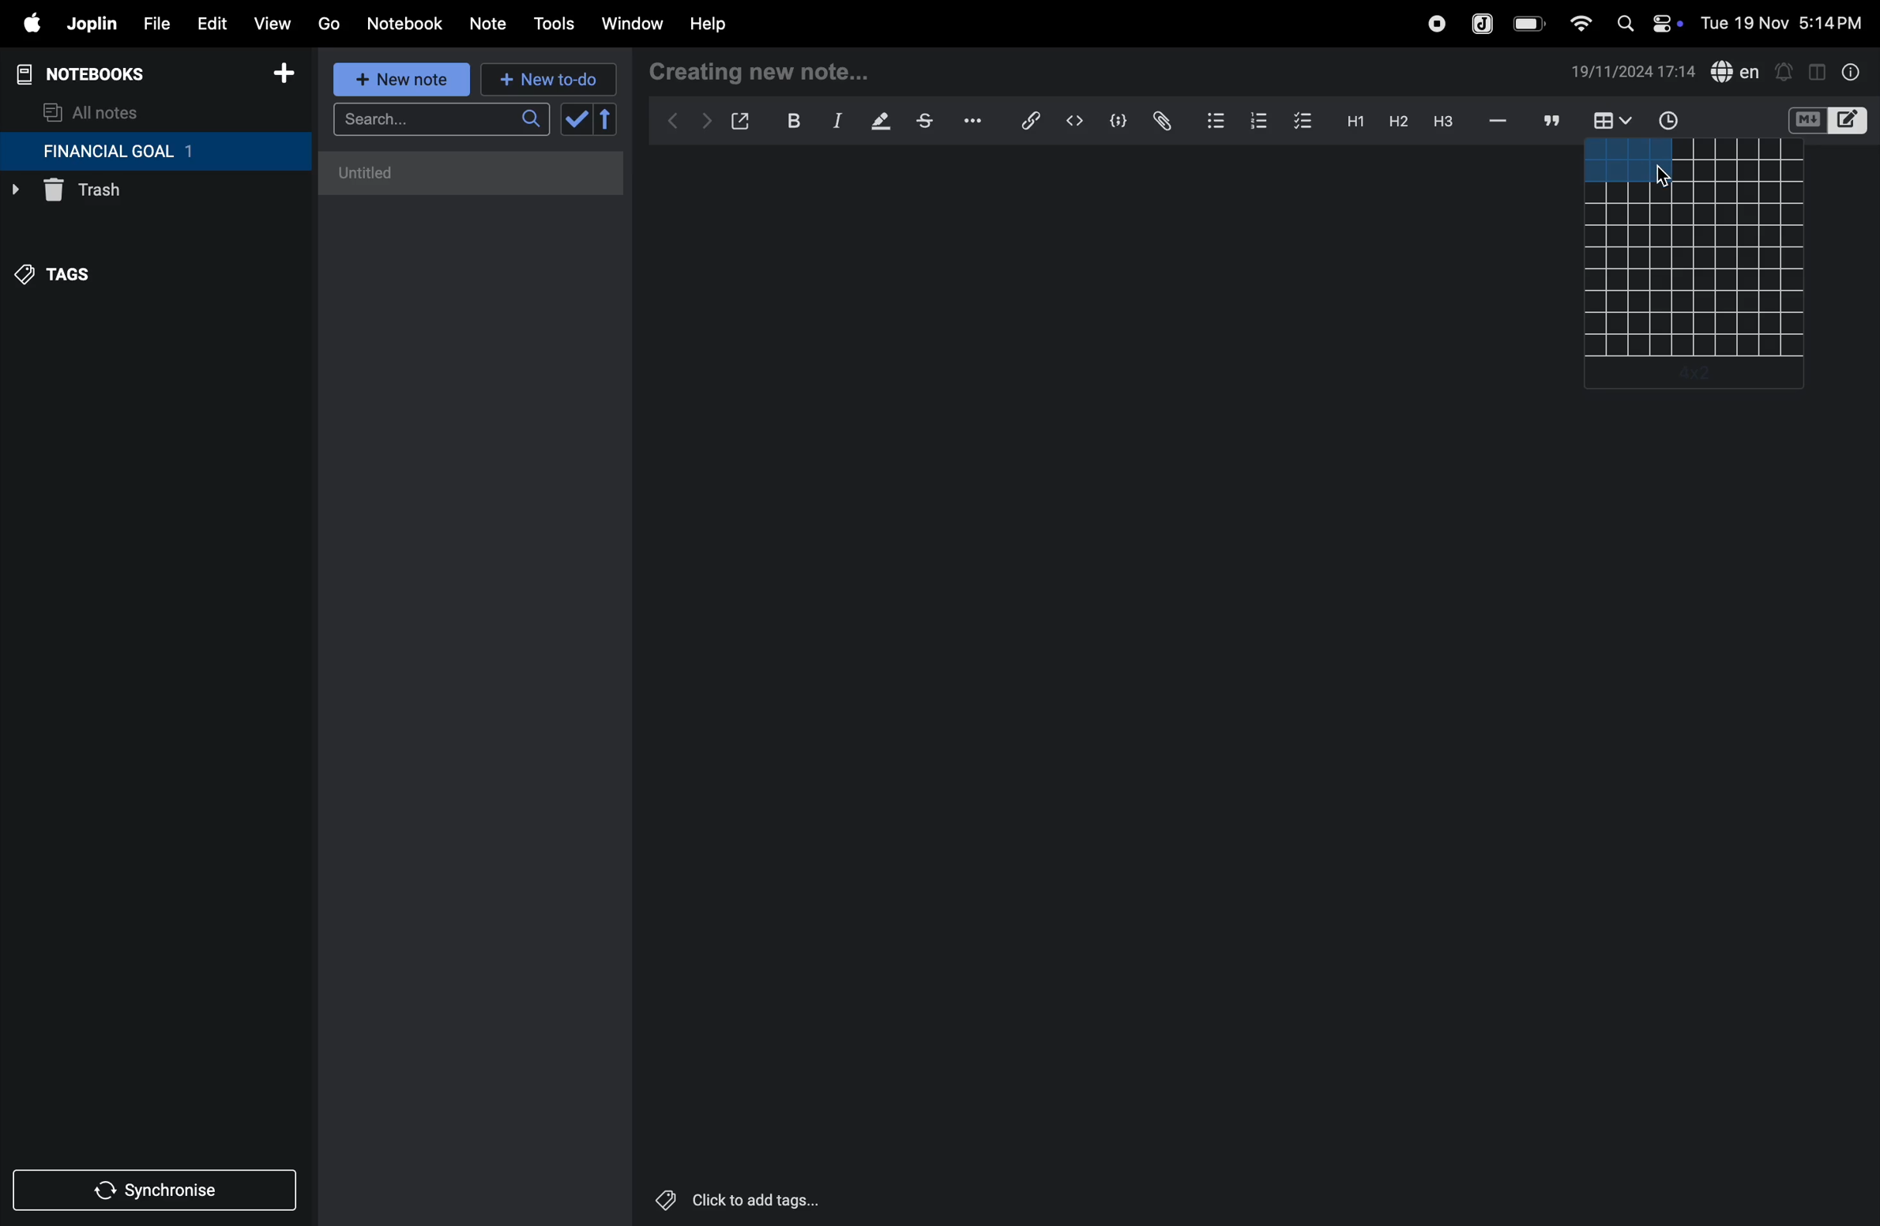  I want to click on new to-do, so click(551, 78).